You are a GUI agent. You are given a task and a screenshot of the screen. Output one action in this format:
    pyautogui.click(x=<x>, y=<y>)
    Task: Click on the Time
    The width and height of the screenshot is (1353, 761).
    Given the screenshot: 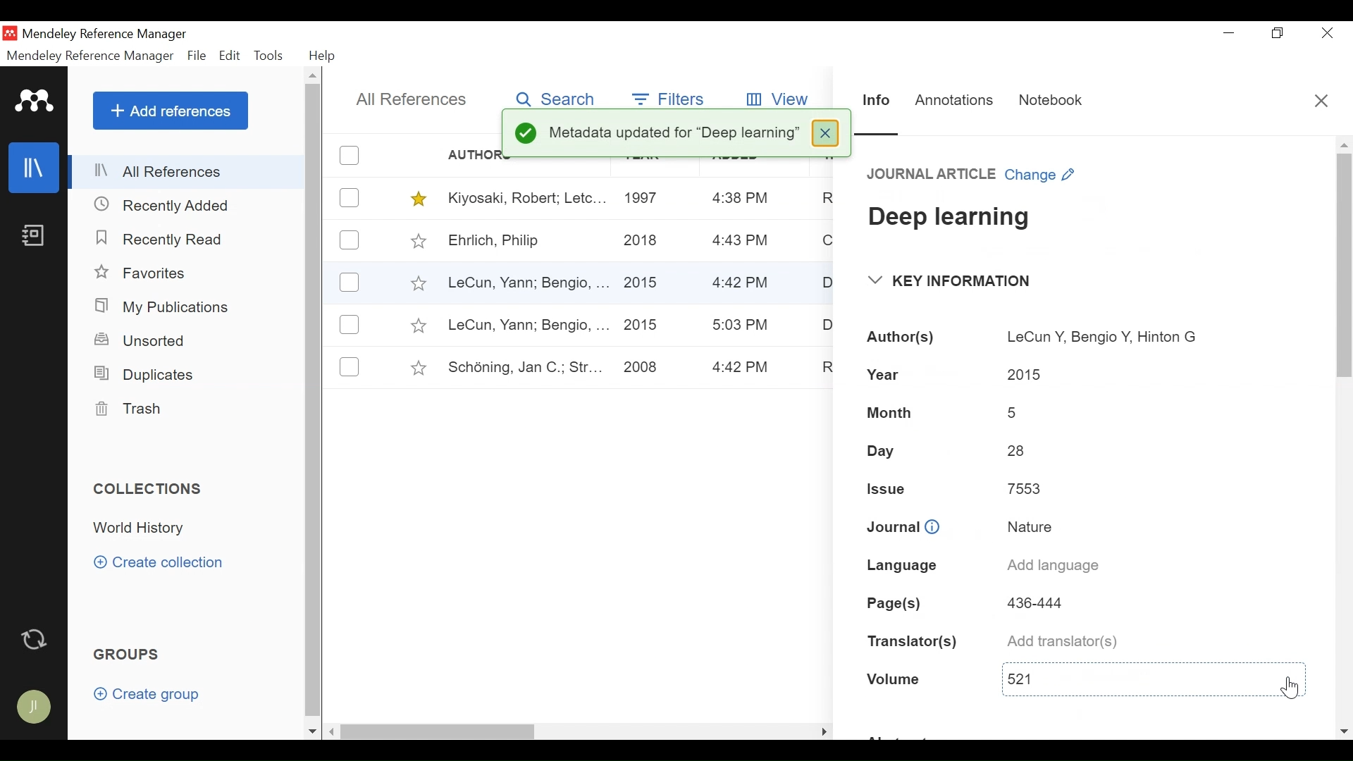 What is the action you would take?
    pyautogui.click(x=741, y=199)
    